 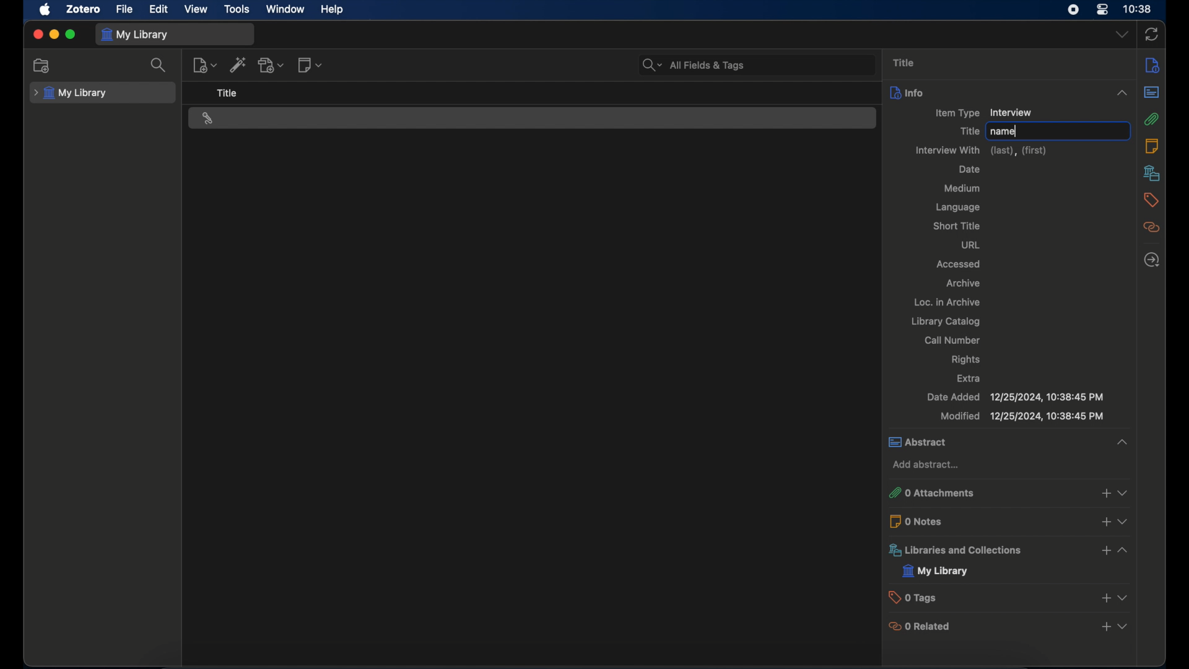 What do you see at coordinates (958, 551) in the screenshot?
I see `libraries and collections` at bounding box center [958, 551].